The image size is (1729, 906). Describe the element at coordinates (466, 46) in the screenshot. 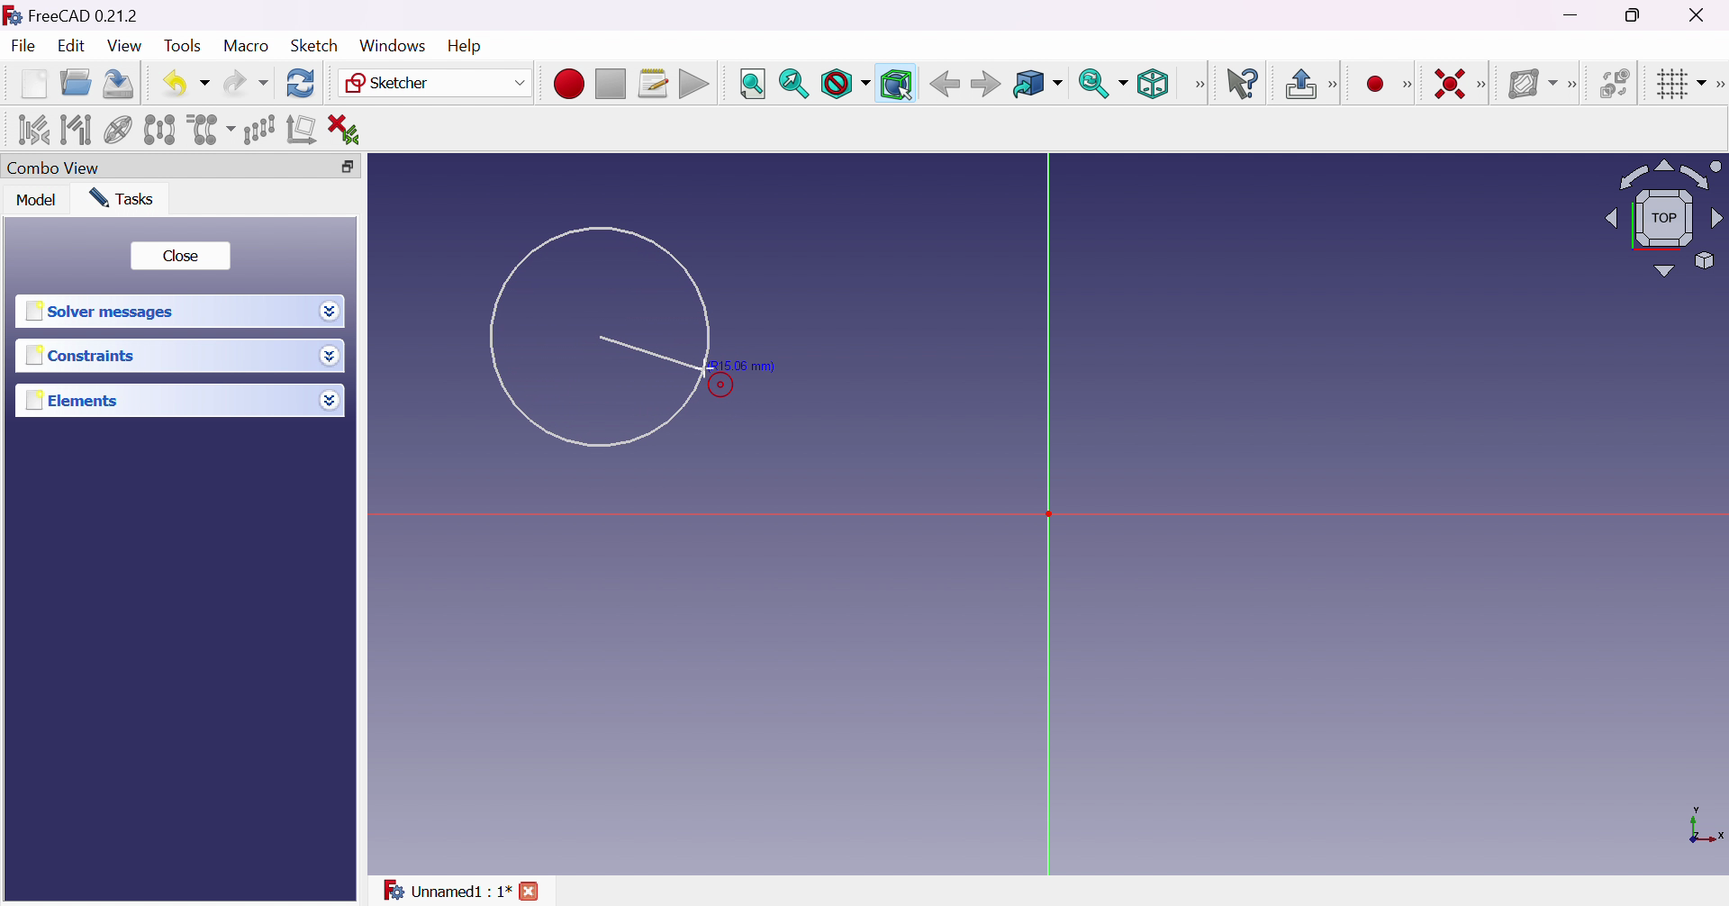

I see `Help` at that location.